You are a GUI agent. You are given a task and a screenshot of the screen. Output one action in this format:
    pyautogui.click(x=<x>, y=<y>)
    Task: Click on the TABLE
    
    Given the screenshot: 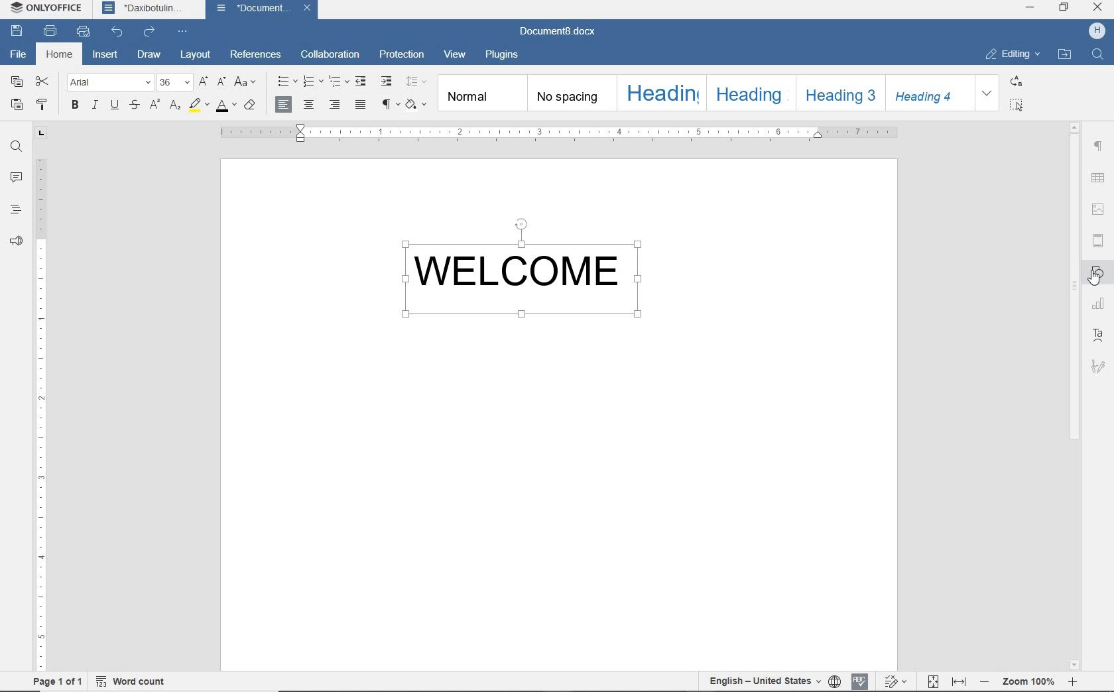 What is the action you would take?
    pyautogui.click(x=1099, y=179)
    